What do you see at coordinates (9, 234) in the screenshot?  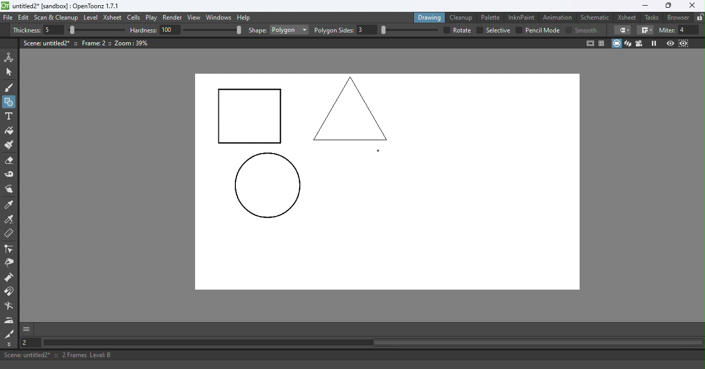 I see `Ruler tool` at bounding box center [9, 234].